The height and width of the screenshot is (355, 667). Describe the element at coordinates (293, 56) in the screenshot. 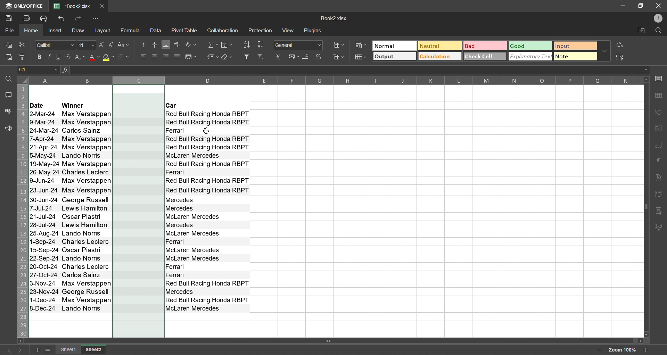

I see `accounting` at that location.